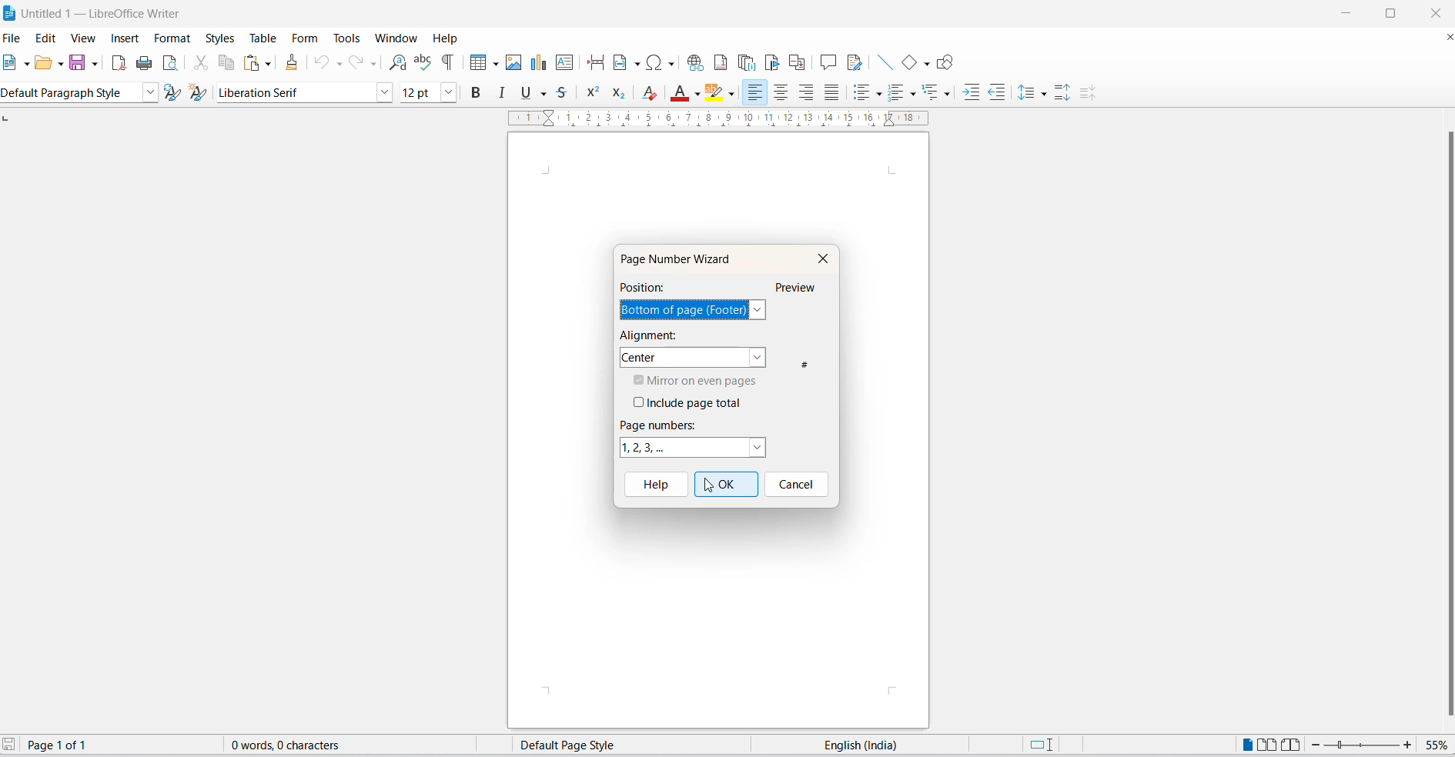  What do you see at coordinates (9, 62) in the screenshot?
I see `new file` at bounding box center [9, 62].